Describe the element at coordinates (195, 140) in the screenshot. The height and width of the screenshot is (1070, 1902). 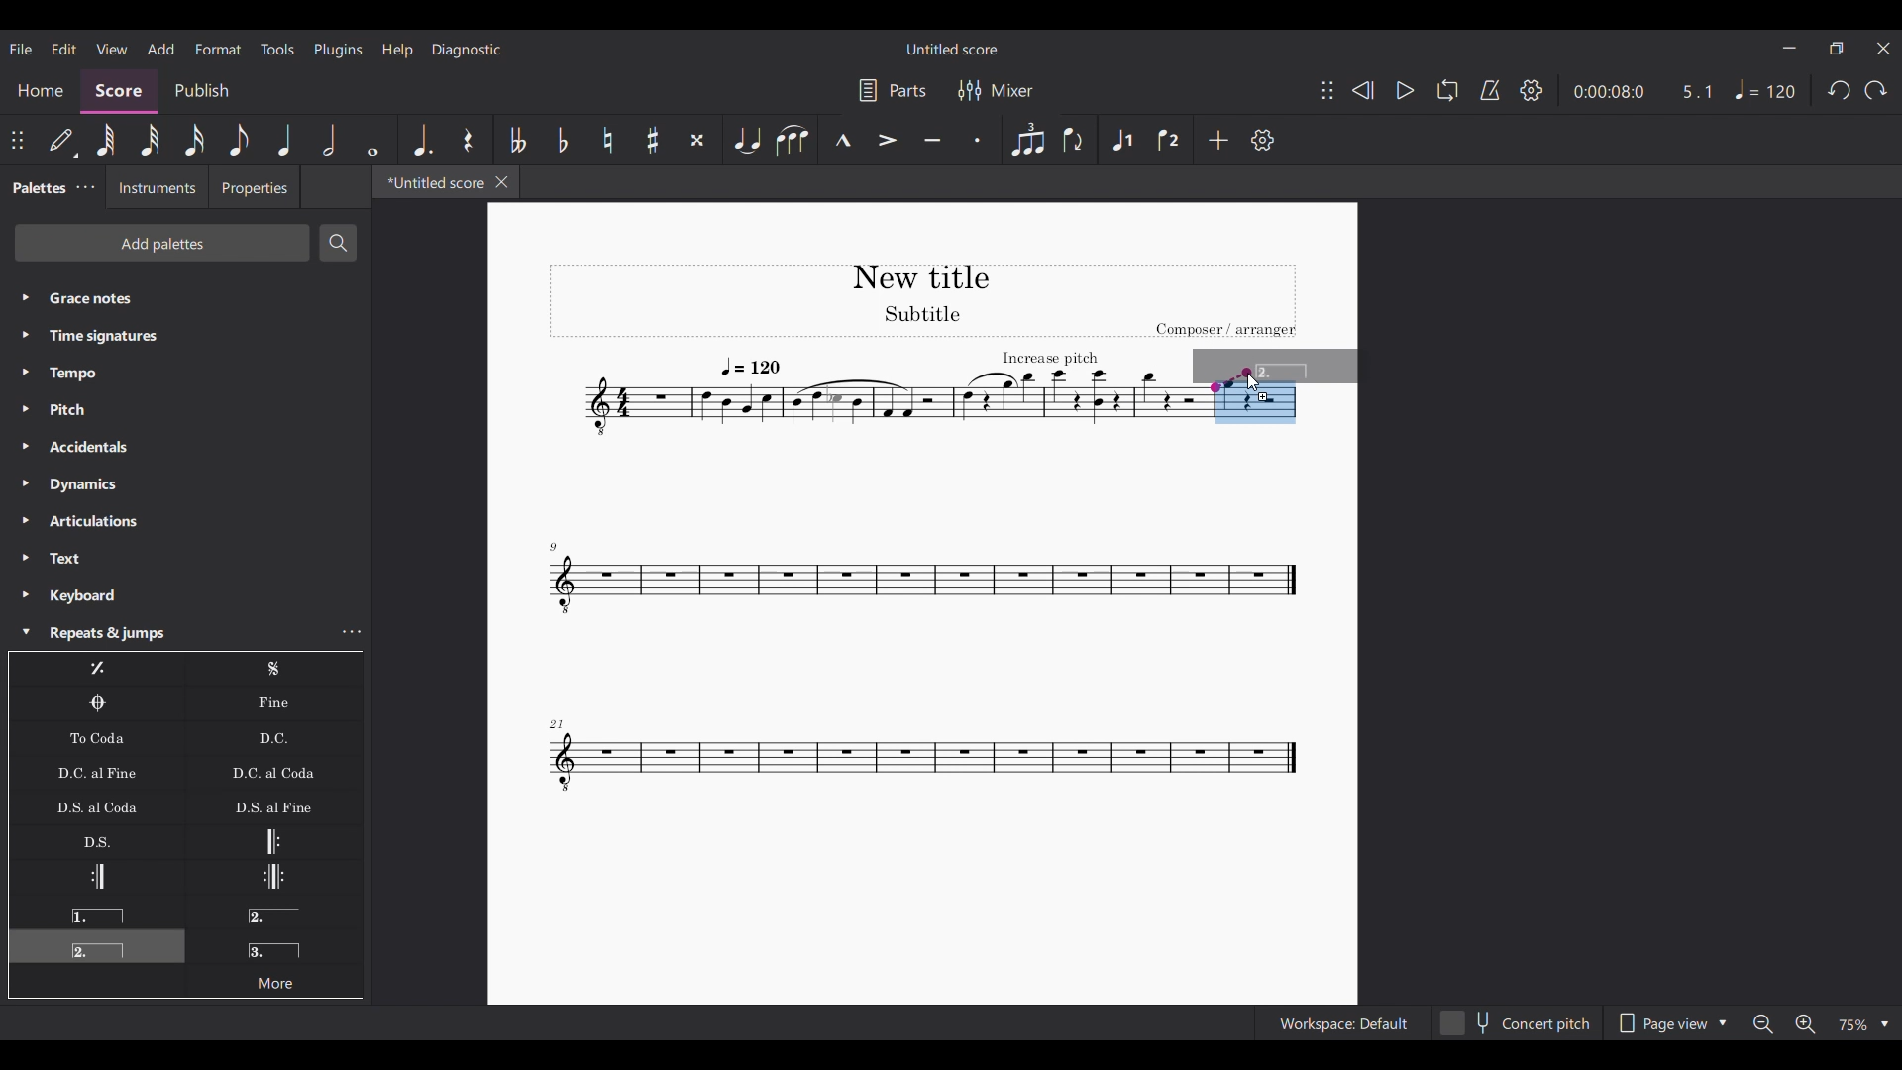
I see `16th note` at that location.